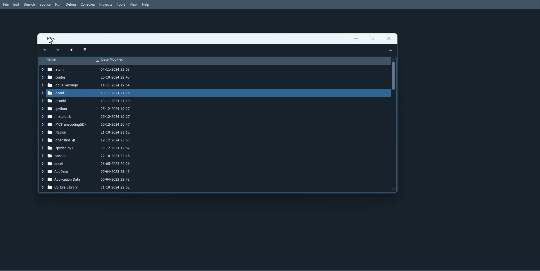 The image size is (540, 271). What do you see at coordinates (85, 132) in the screenshot?
I see `Natron 21-10-2024 21:12` at bounding box center [85, 132].